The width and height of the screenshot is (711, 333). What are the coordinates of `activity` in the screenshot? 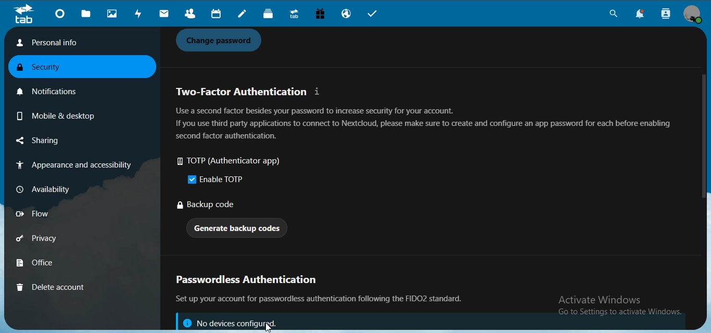 It's located at (140, 14).